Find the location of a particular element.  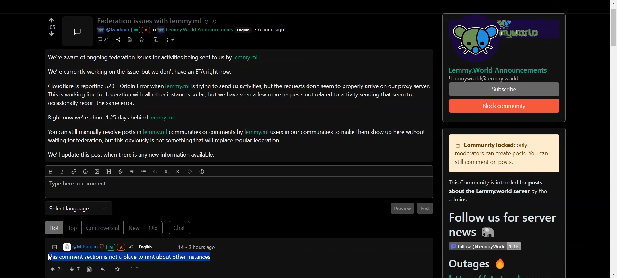

save is located at coordinates (118, 270).